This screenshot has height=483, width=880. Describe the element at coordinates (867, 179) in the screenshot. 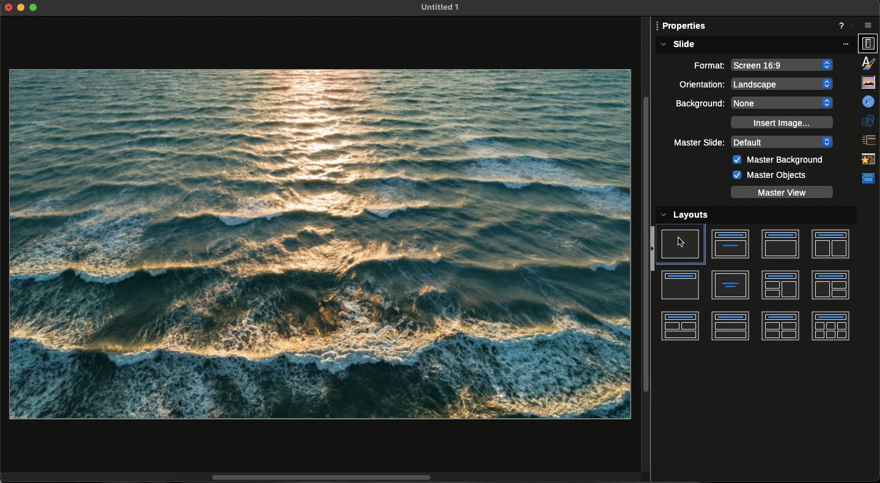

I see `Master slides` at that location.